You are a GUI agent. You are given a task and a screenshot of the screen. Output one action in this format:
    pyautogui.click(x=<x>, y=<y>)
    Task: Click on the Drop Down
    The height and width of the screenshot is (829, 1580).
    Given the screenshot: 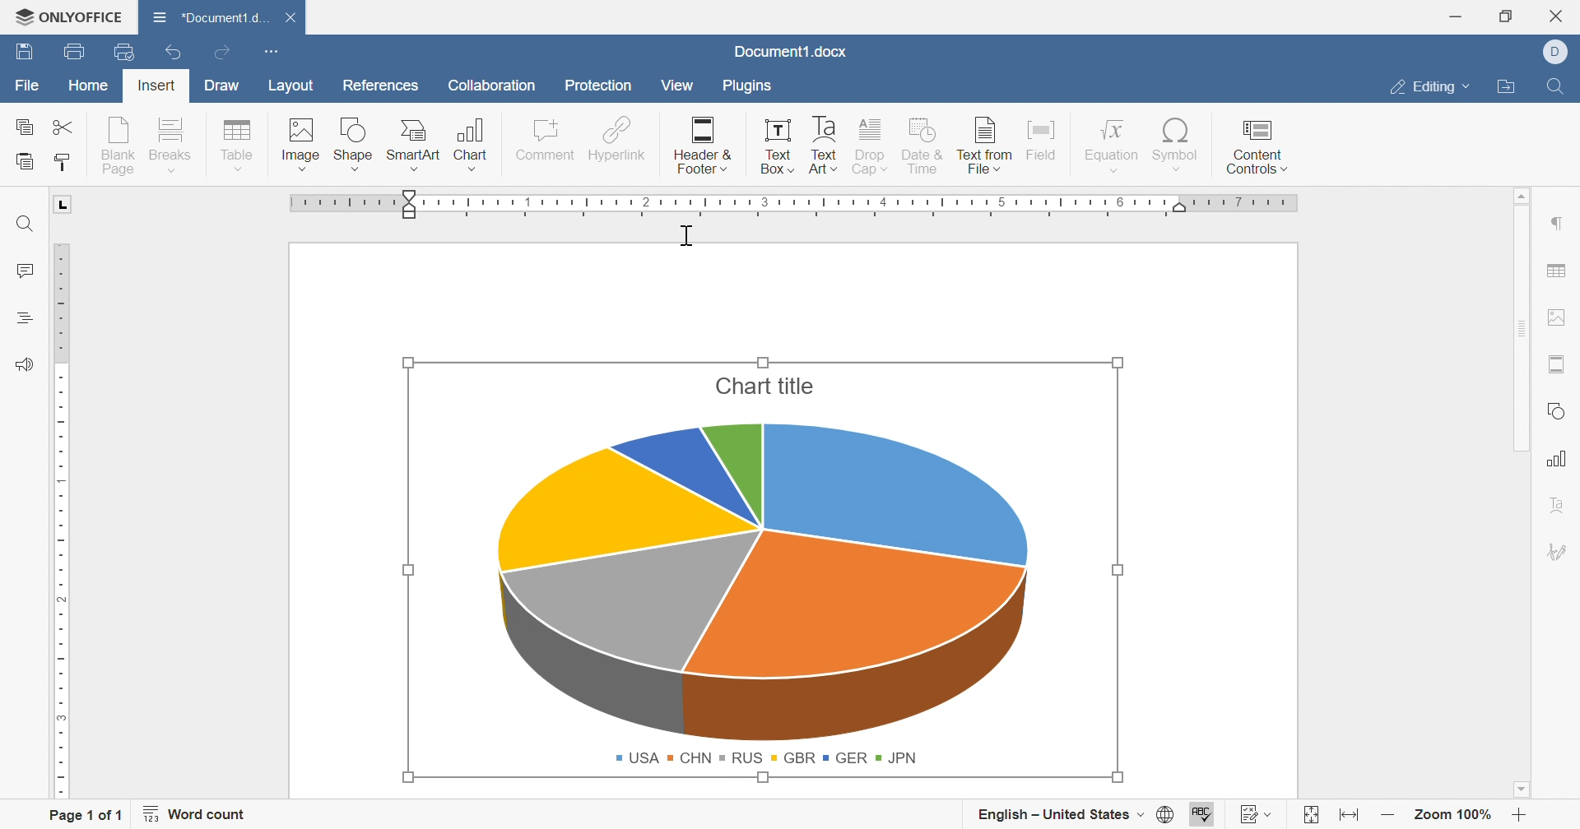 What is the action you would take?
    pyautogui.click(x=1470, y=88)
    